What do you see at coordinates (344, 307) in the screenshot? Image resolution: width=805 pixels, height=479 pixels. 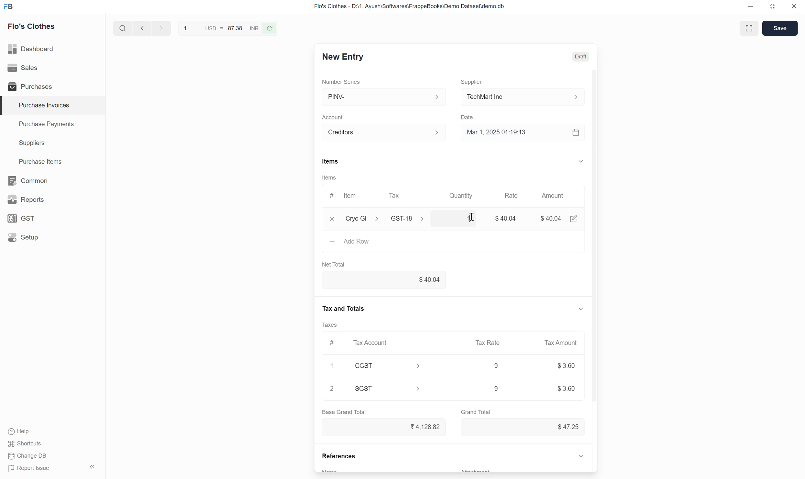 I see `Tax and Totals` at bounding box center [344, 307].